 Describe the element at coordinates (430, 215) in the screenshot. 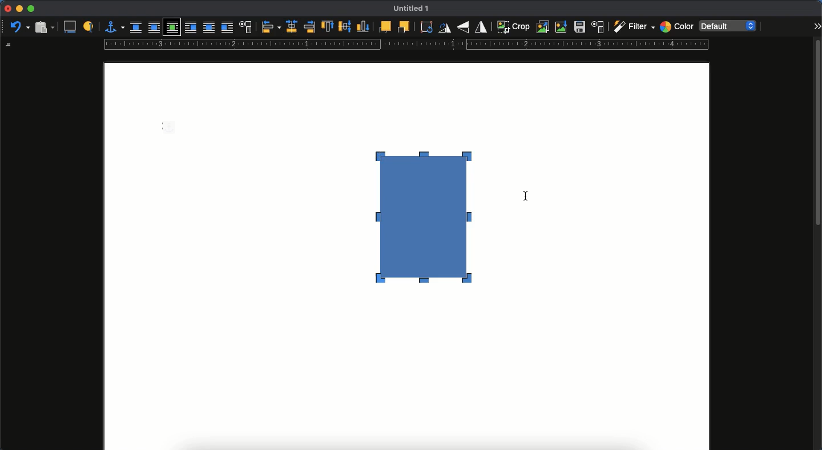

I see `image` at that location.